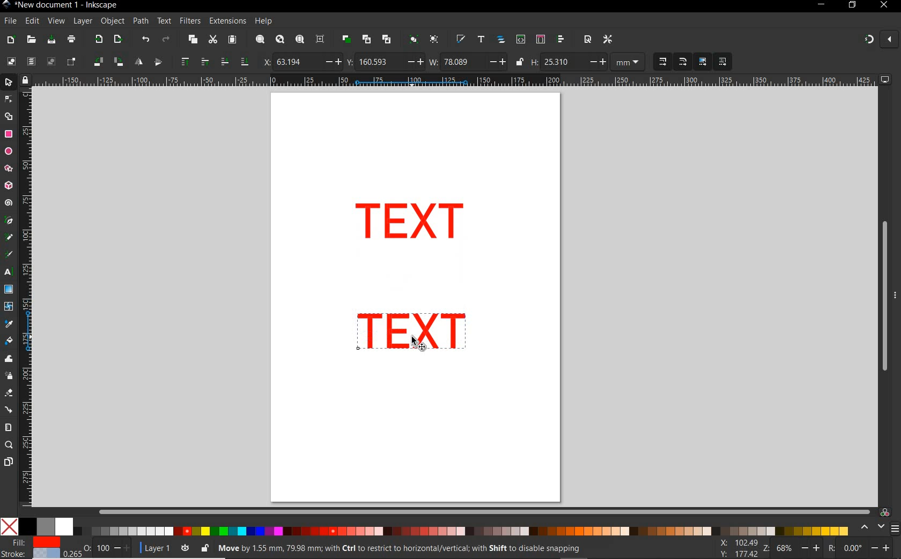  Describe the element at coordinates (145, 40) in the screenshot. I see `undo` at that location.